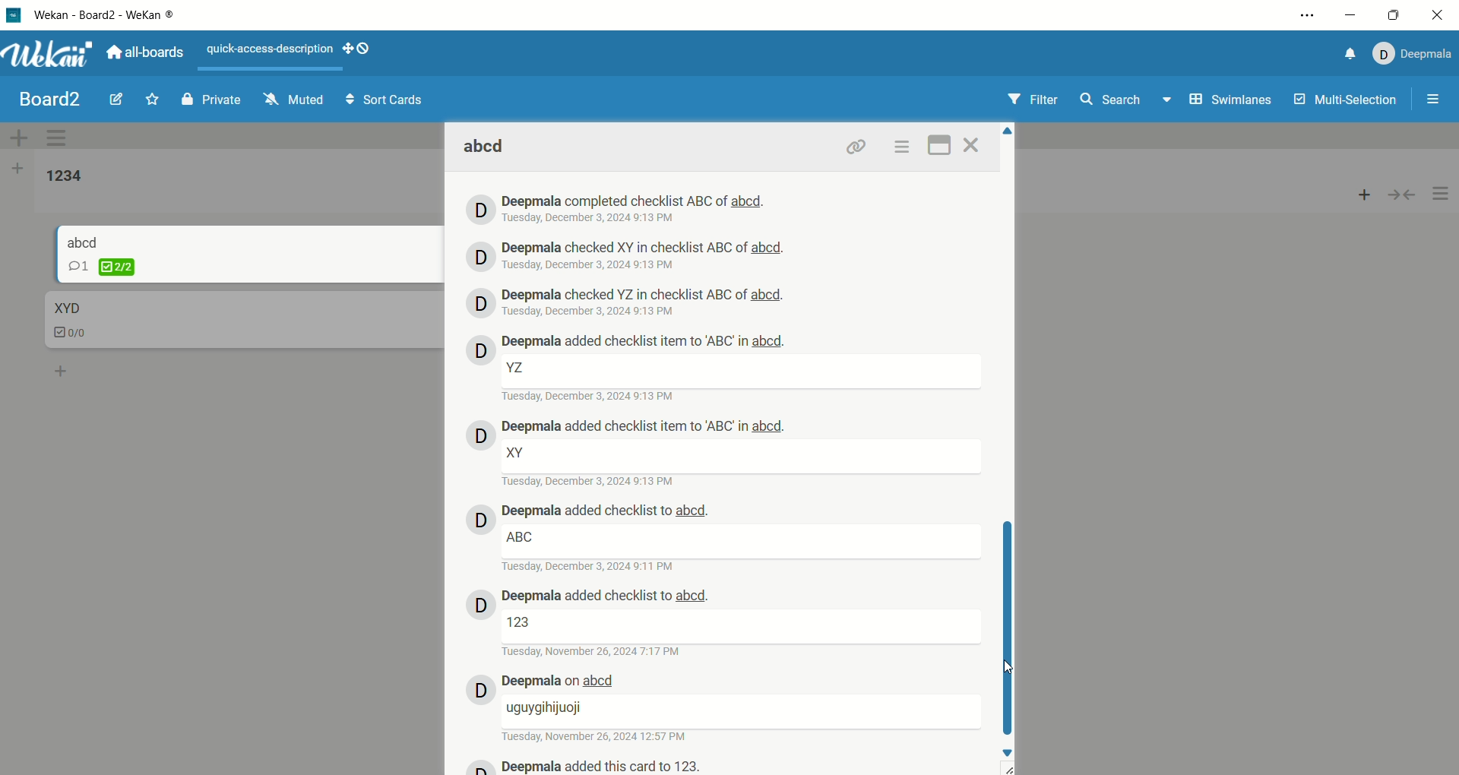  Describe the element at coordinates (1309, 15) in the screenshot. I see `options` at that location.